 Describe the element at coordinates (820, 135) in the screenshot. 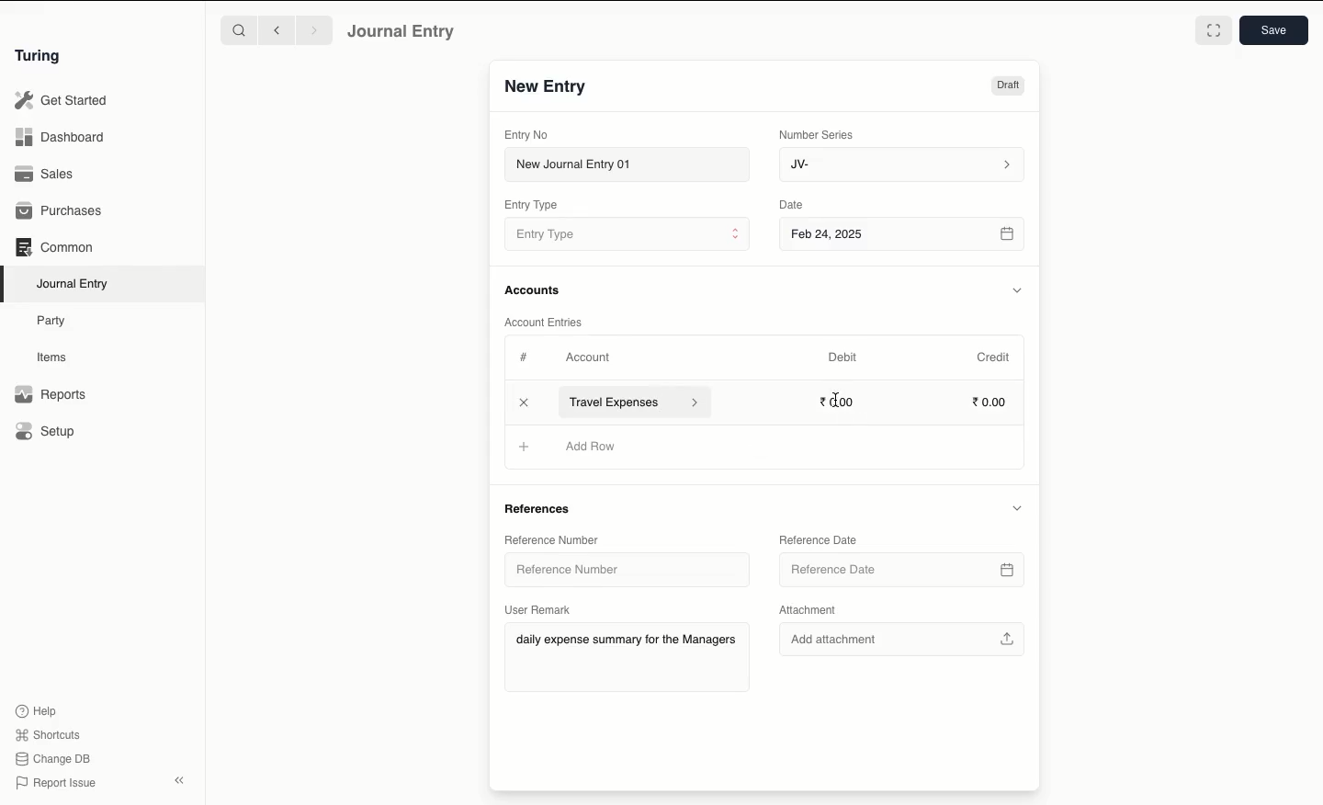

I see `Number Series` at that location.